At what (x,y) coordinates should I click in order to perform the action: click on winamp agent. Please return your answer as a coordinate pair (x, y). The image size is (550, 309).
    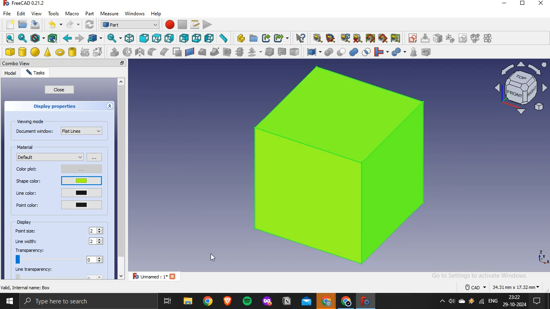
    Looking at the image, I should click on (471, 301).